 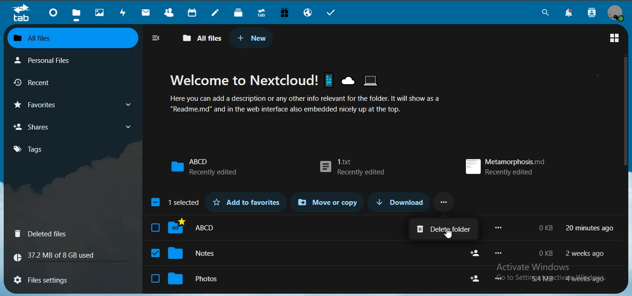 What do you see at coordinates (589, 278) in the screenshot?
I see `4 weeks ago` at bounding box center [589, 278].